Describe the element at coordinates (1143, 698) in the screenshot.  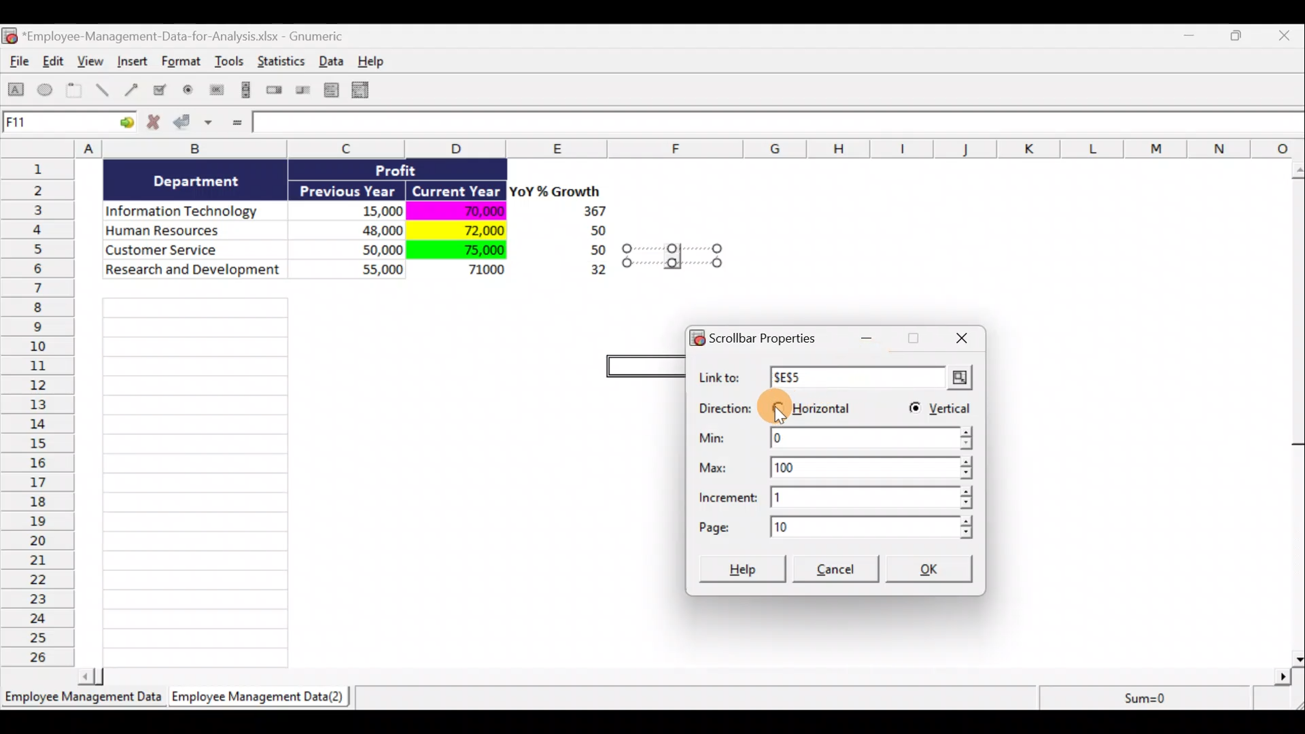
I see `Sum=0` at that location.